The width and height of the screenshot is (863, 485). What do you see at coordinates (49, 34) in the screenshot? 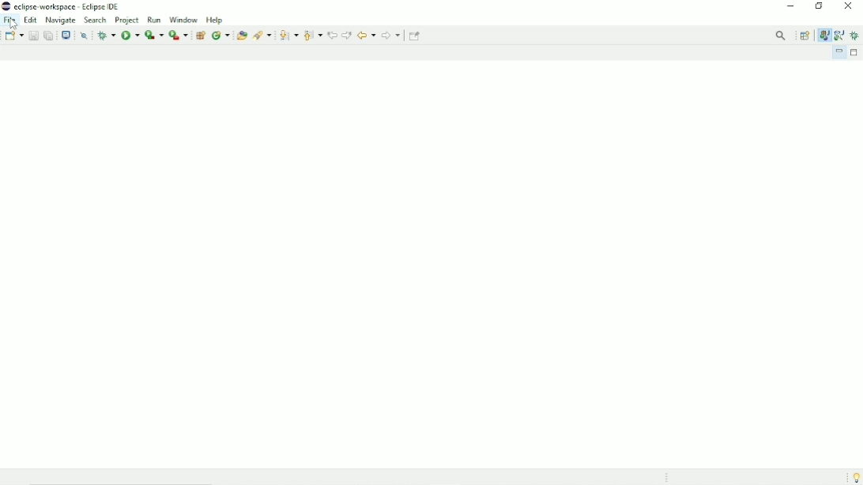
I see `Save all` at bounding box center [49, 34].